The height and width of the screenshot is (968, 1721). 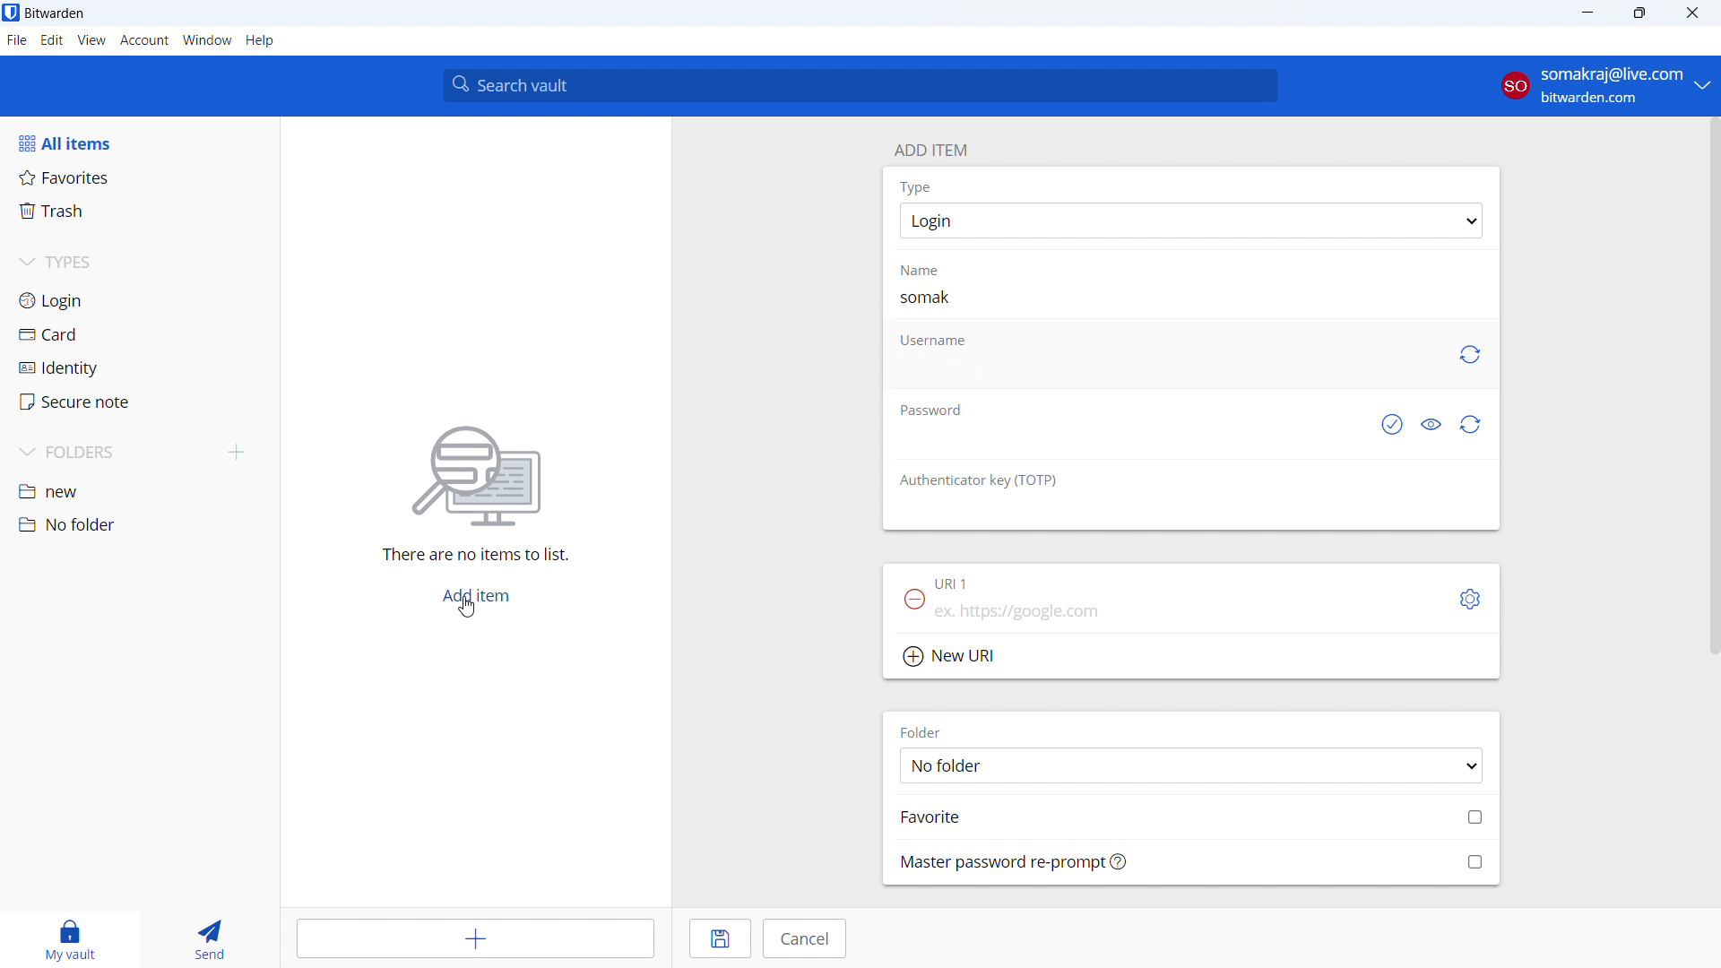 What do you see at coordinates (1692, 13) in the screenshot?
I see `close` at bounding box center [1692, 13].